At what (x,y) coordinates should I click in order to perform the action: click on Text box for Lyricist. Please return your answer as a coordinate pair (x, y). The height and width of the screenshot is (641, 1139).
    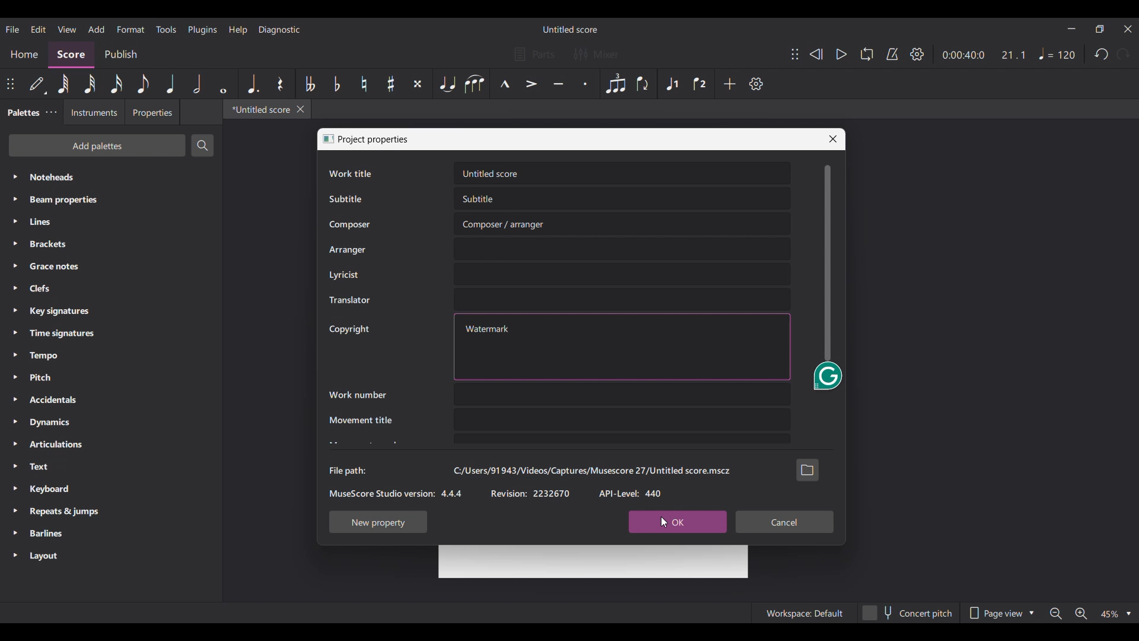
    Looking at the image, I should click on (622, 274).